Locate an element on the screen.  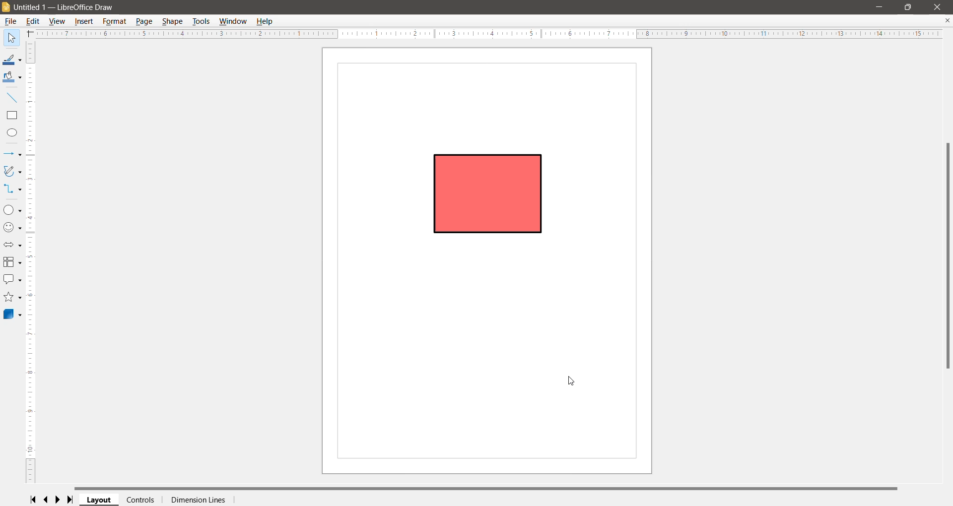
Rectangle is located at coordinates (12, 116).